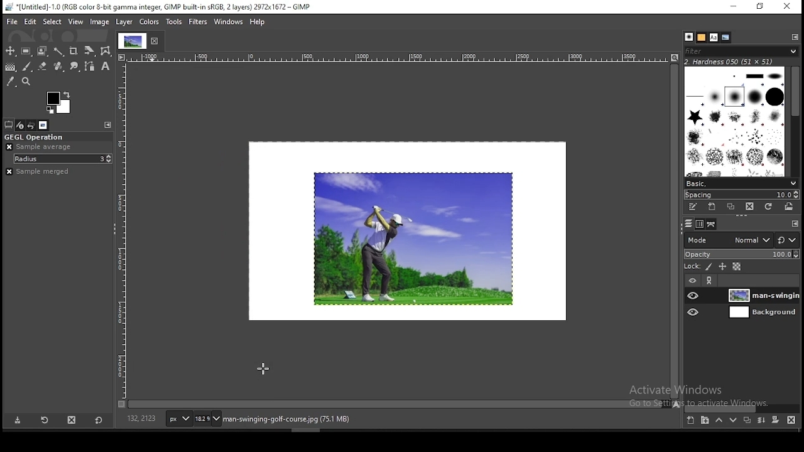  I want to click on view, so click(75, 22).